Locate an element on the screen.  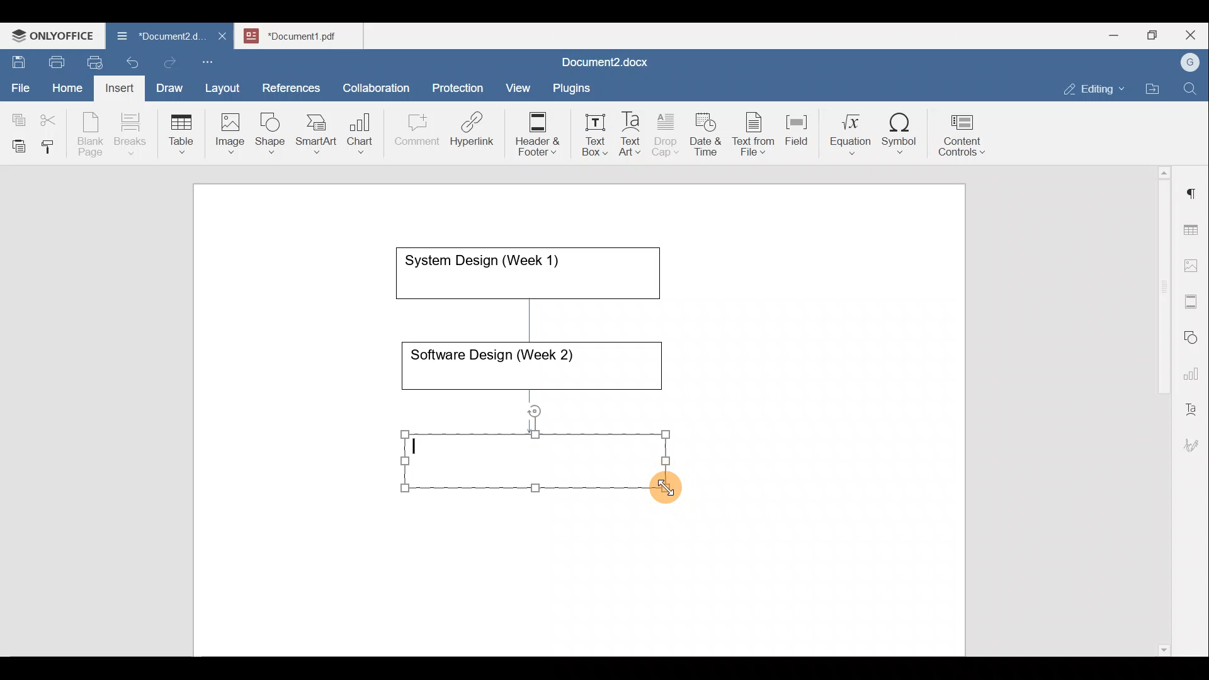
ONLYOFFICE is located at coordinates (54, 35).